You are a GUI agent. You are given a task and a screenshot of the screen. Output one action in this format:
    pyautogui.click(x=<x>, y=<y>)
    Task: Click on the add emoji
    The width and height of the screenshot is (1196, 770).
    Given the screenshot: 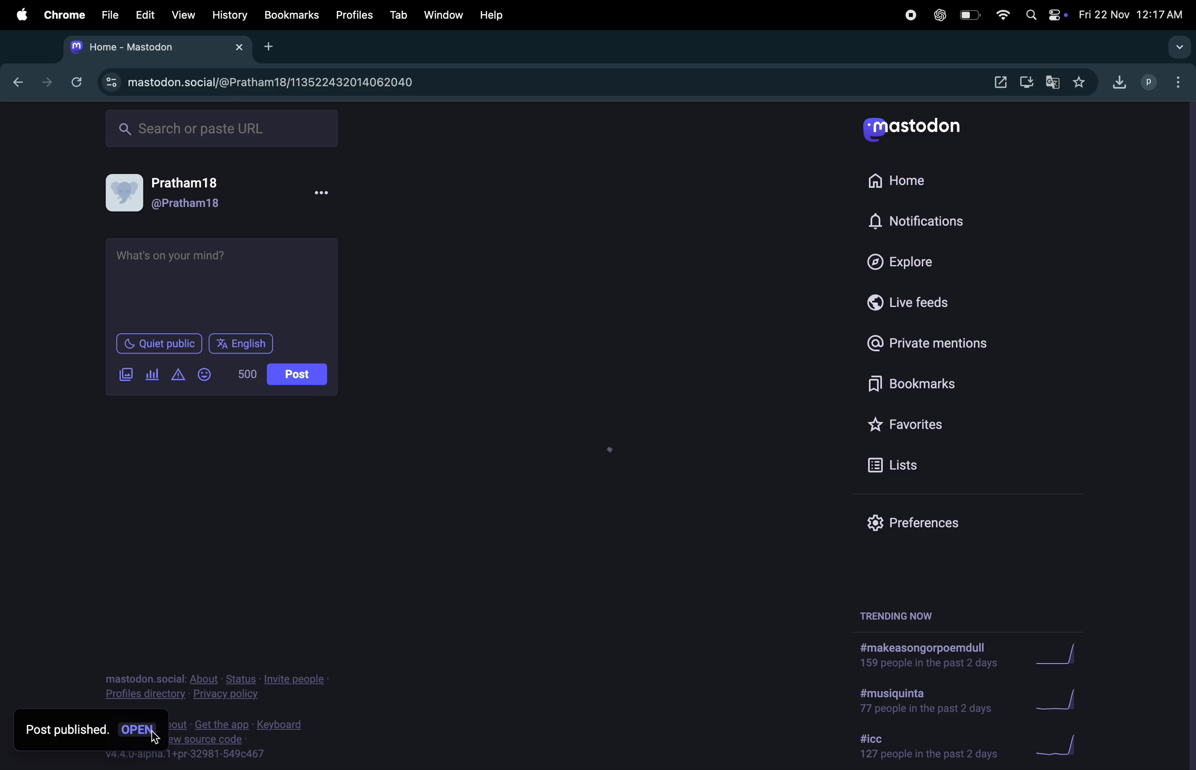 What is the action you would take?
    pyautogui.click(x=204, y=375)
    